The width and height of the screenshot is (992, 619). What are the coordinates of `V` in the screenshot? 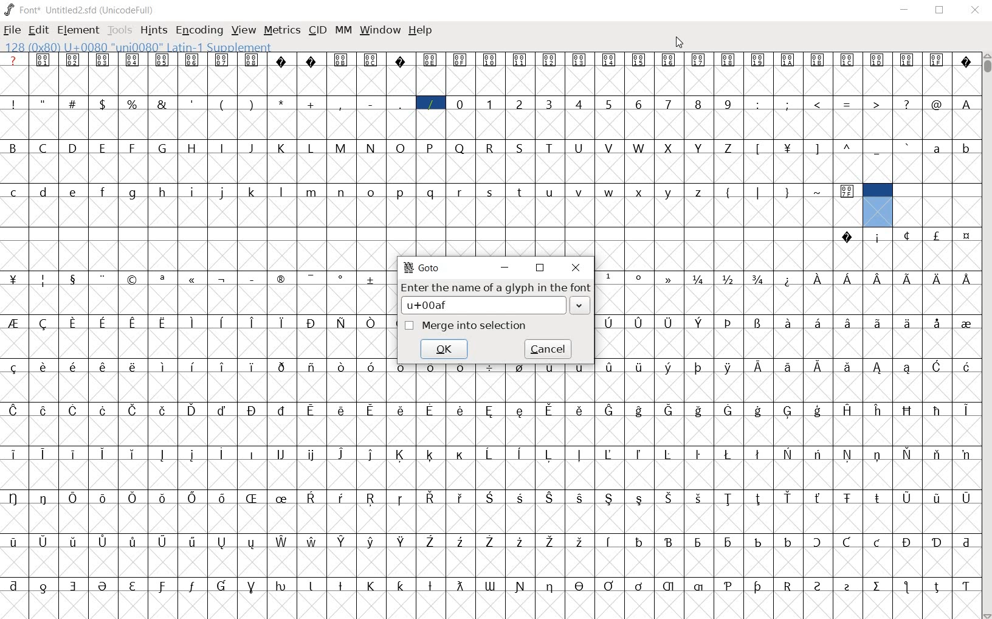 It's located at (612, 147).